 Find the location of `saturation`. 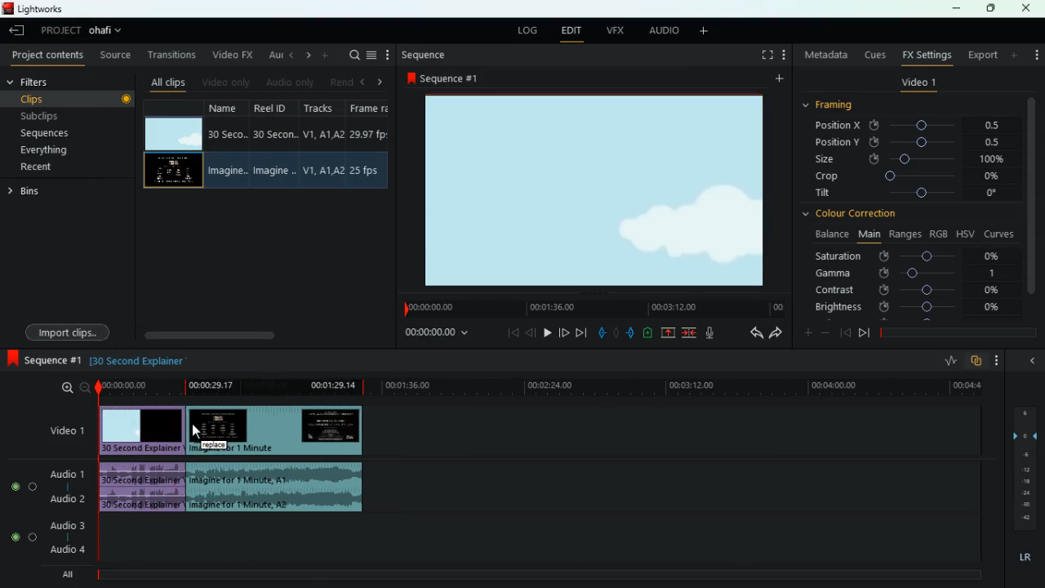

saturation is located at coordinates (911, 256).